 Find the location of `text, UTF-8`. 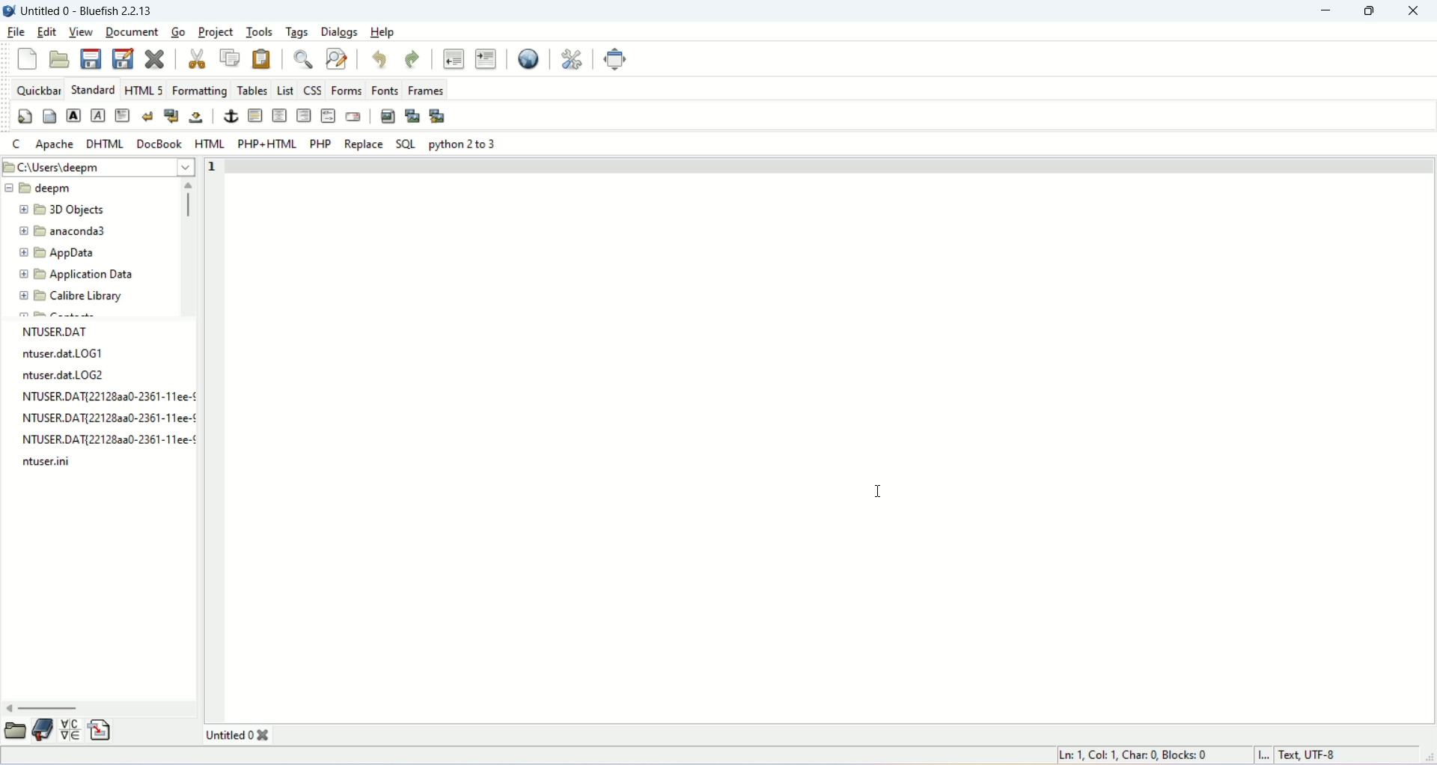

text, UTF-8 is located at coordinates (1305, 757).